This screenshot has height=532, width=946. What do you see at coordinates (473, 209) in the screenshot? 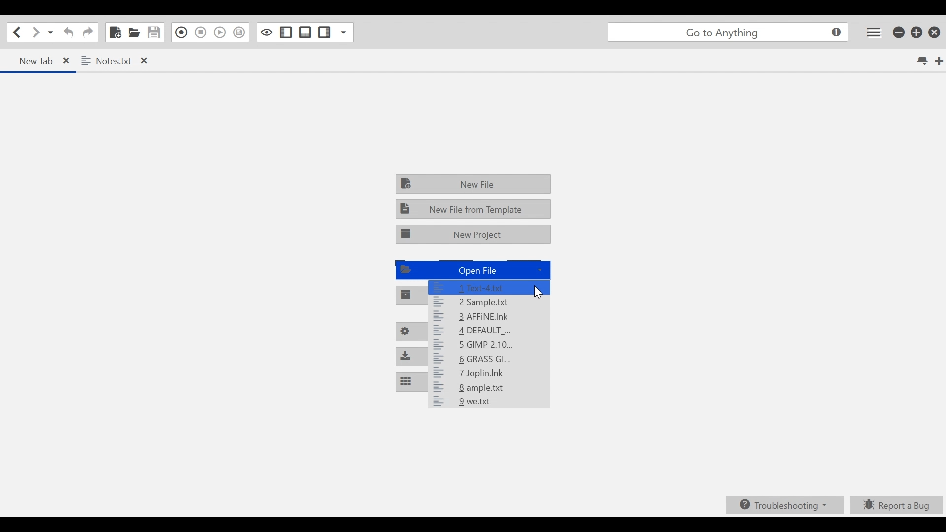
I see `New File from Template` at bounding box center [473, 209].